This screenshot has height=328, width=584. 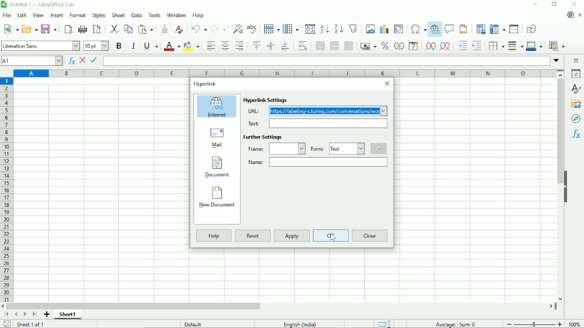 I want to click on Window, so click(x=176, y=15).